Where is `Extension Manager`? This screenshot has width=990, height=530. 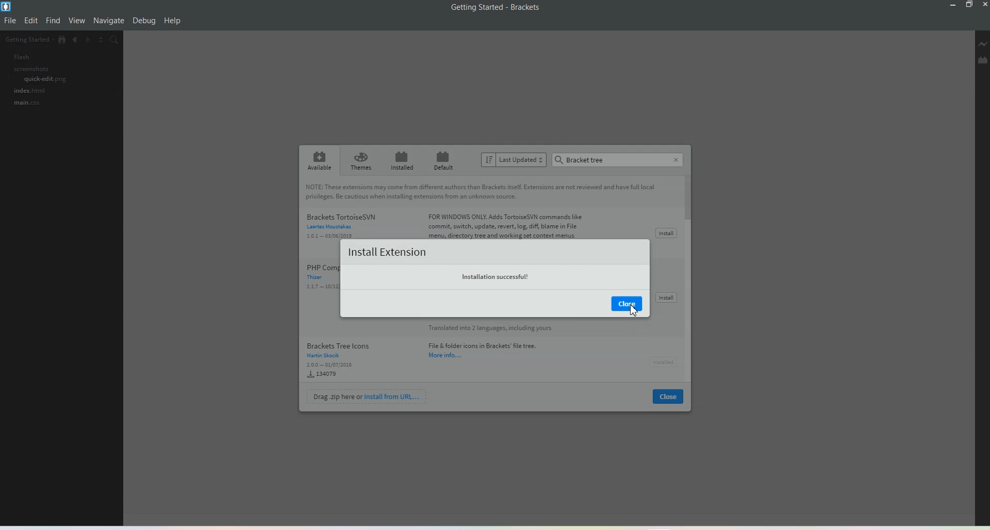
Extension Manager is located at coordinates (983, 61).